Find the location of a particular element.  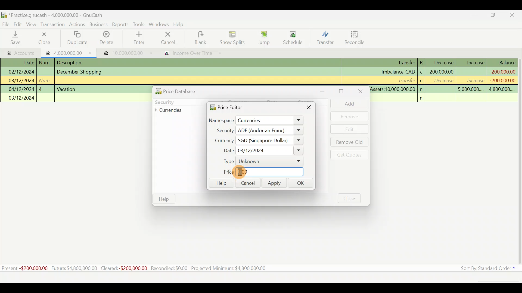

View is located at coordinates (33, 24).